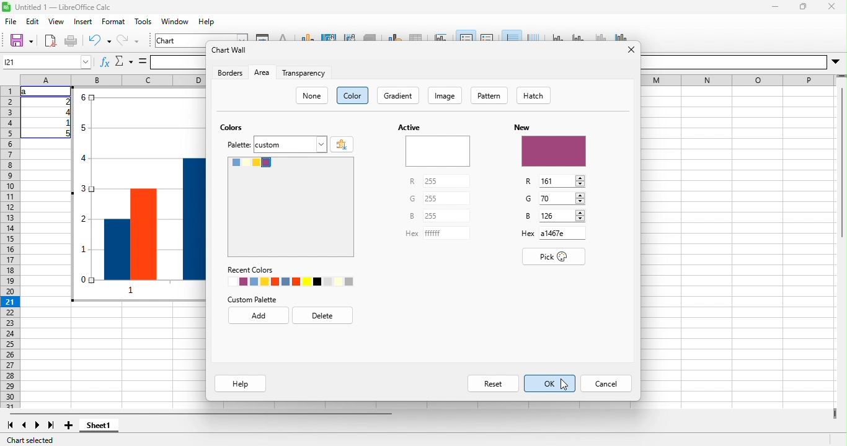 The image size is (847, 446). I want to click on formula bar, so click(178, 63).